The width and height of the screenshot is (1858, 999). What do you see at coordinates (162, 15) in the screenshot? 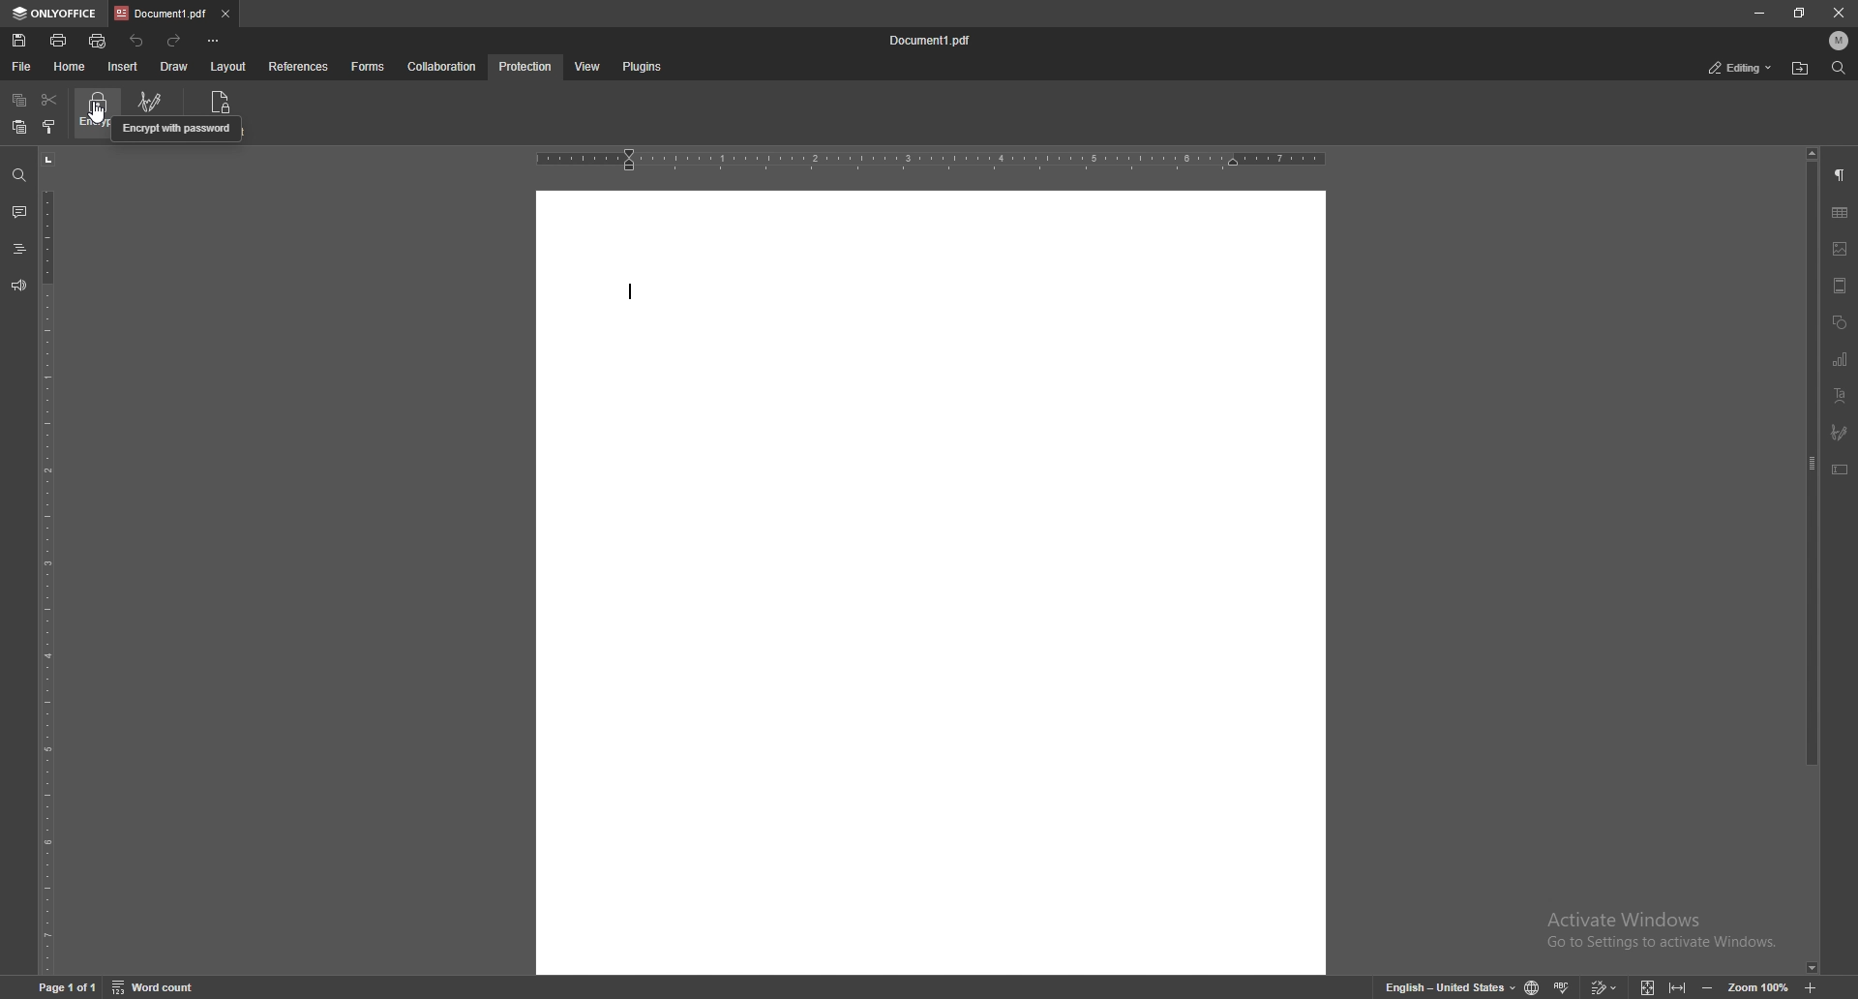
I see `tab` at bounding box center [162, 15].